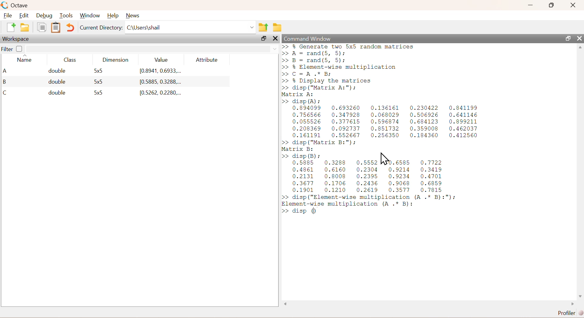 The image size is (584, 318). I want to click on Profiler, so click(567, 312).